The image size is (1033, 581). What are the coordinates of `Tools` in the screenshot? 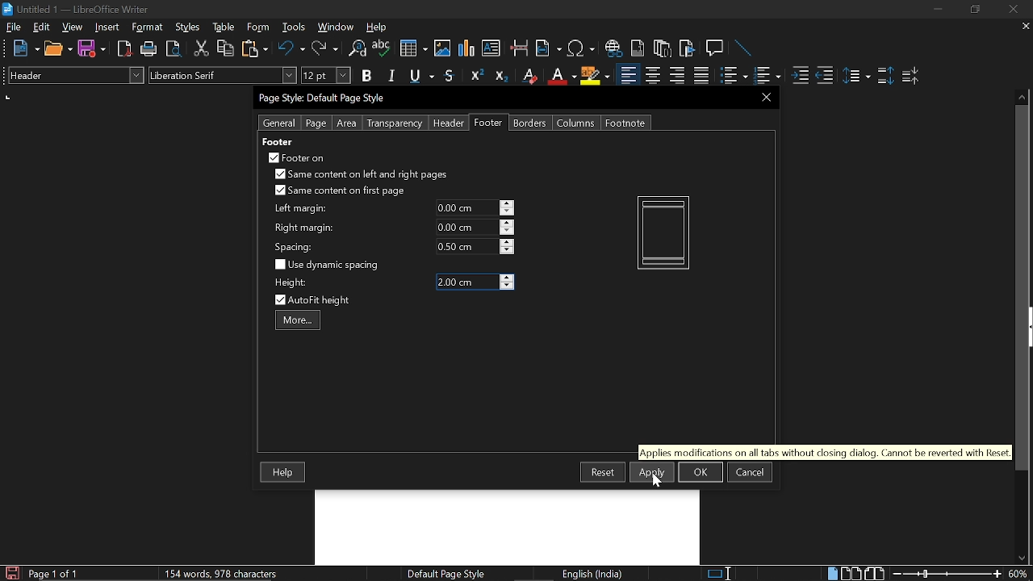 It's located at (294, 27).